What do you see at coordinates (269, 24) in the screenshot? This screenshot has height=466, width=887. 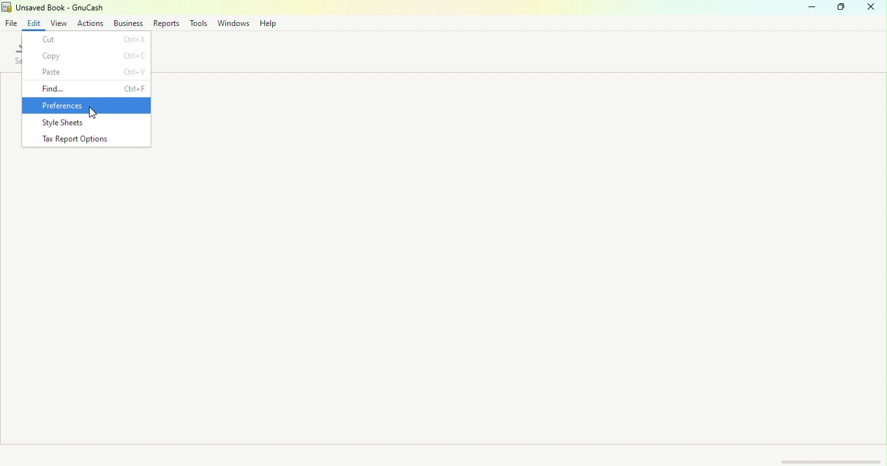 I see `Help` at bounding box center [269, 24].